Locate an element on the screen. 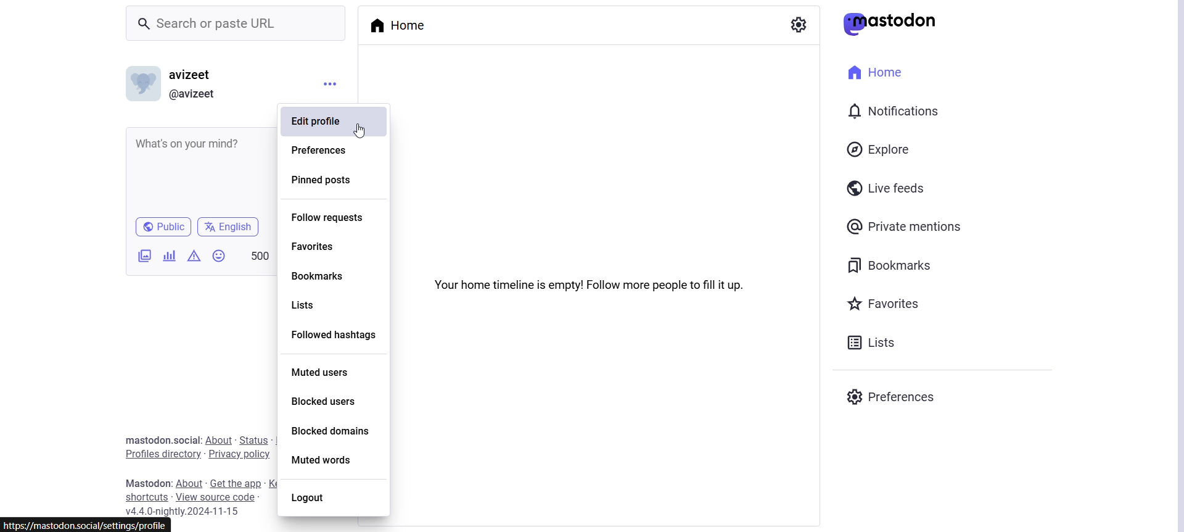 Image resolution: width=1184 pixels, height=532 pixels. About is located at coordinates (189, 484).